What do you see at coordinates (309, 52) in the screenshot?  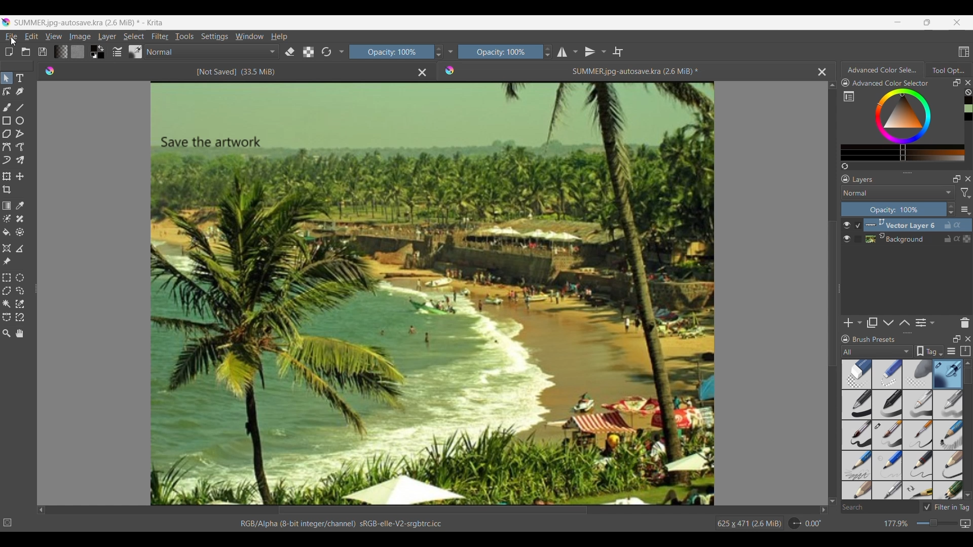 I see `Preserve Alpha` at bounding box center [309, 52].